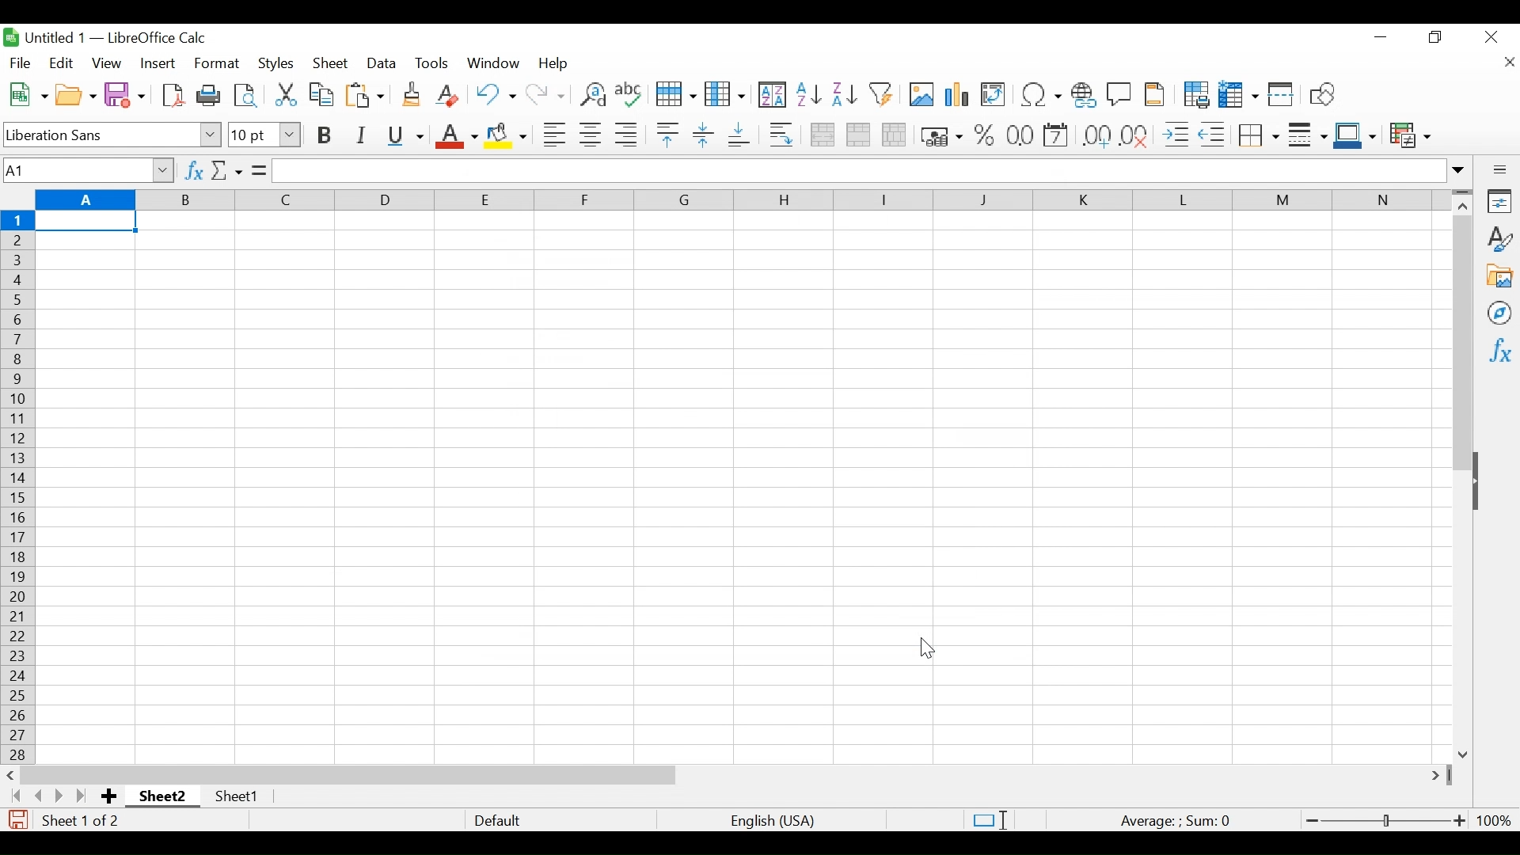 This screenshot has height=855, width=1520. I want to click on Sort, so click(771, 93).